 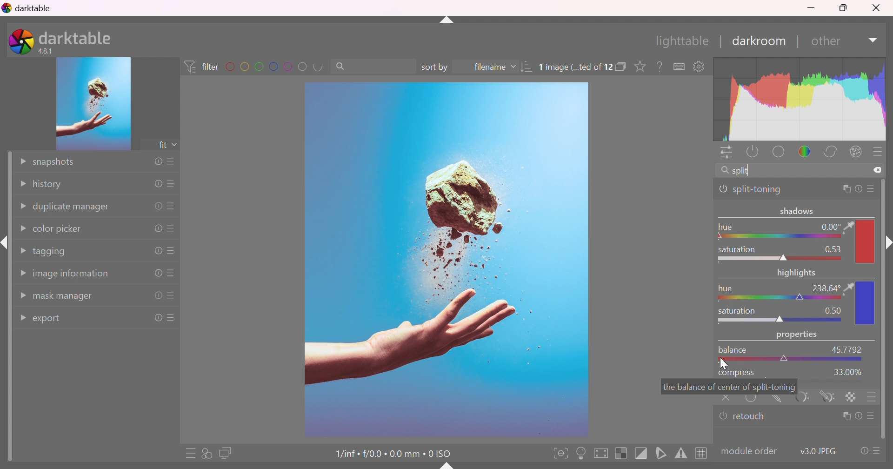 What do you see at coordinates (831, 249) in the screenshot?
I see `0.53` at bounding box center [831, 249].